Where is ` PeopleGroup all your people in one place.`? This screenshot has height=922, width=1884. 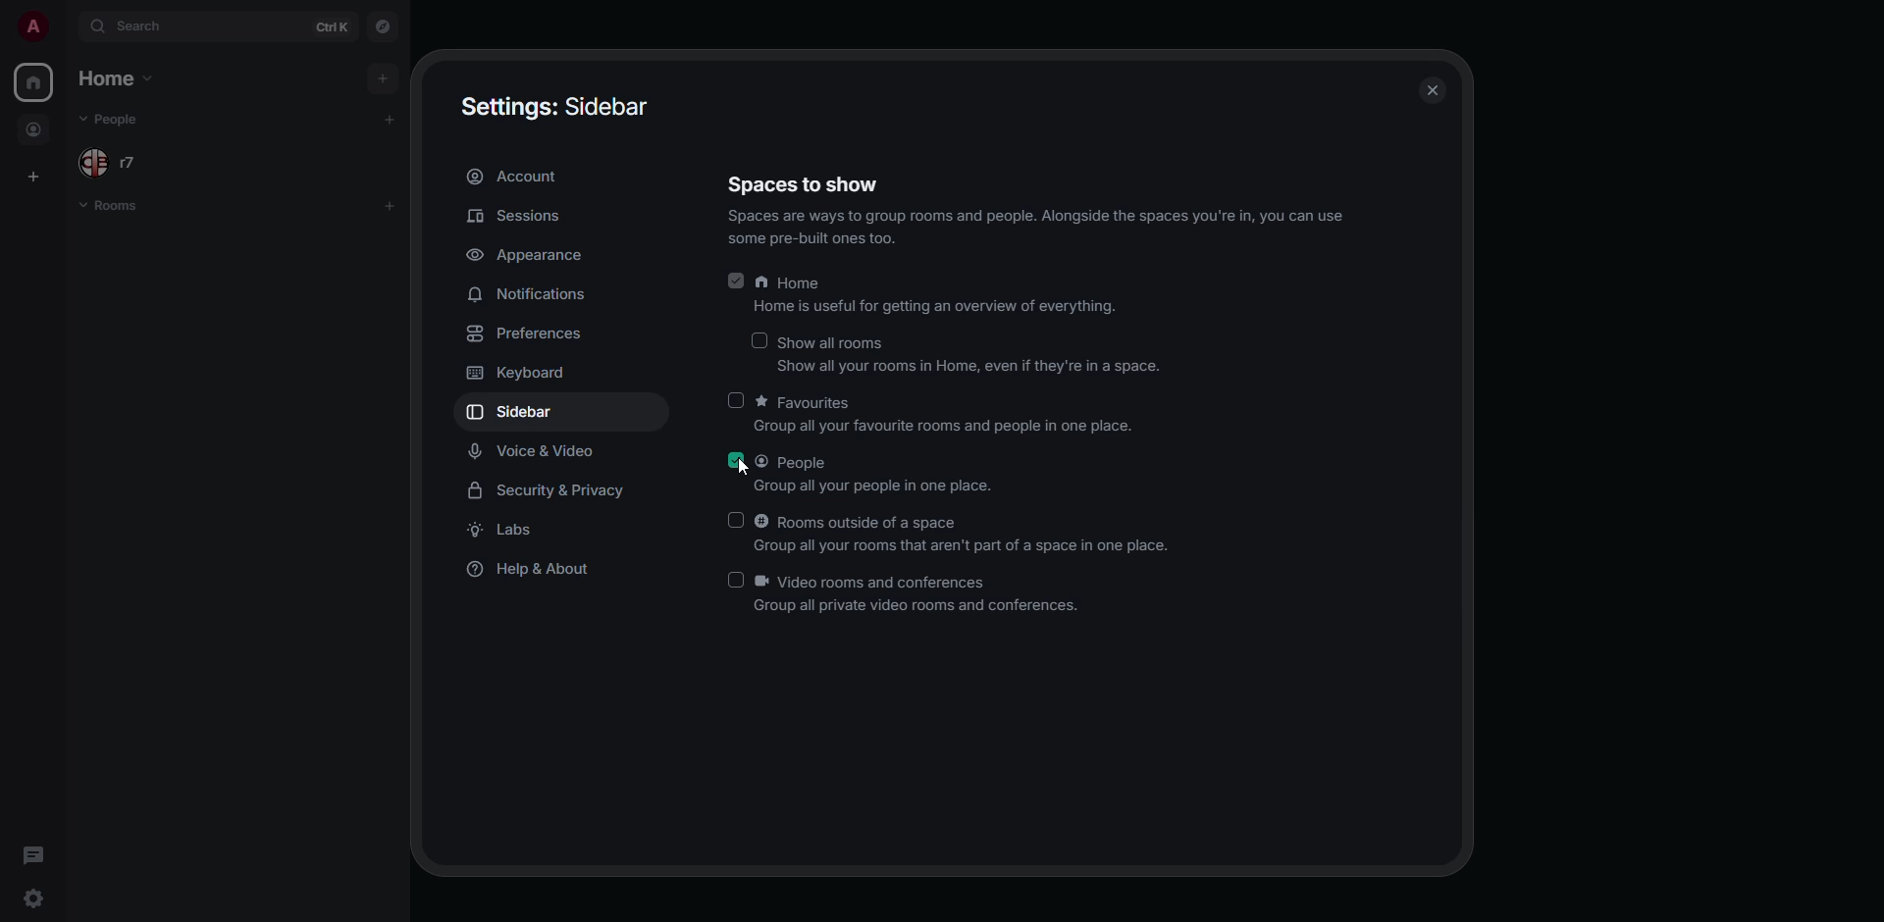  PeopleGroup all your people in one place. is located at coordinates (867, 470).